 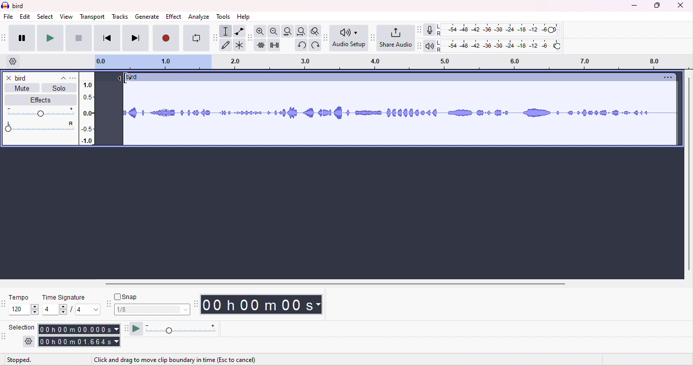 I want to click on time, so click(x=265, y=304).